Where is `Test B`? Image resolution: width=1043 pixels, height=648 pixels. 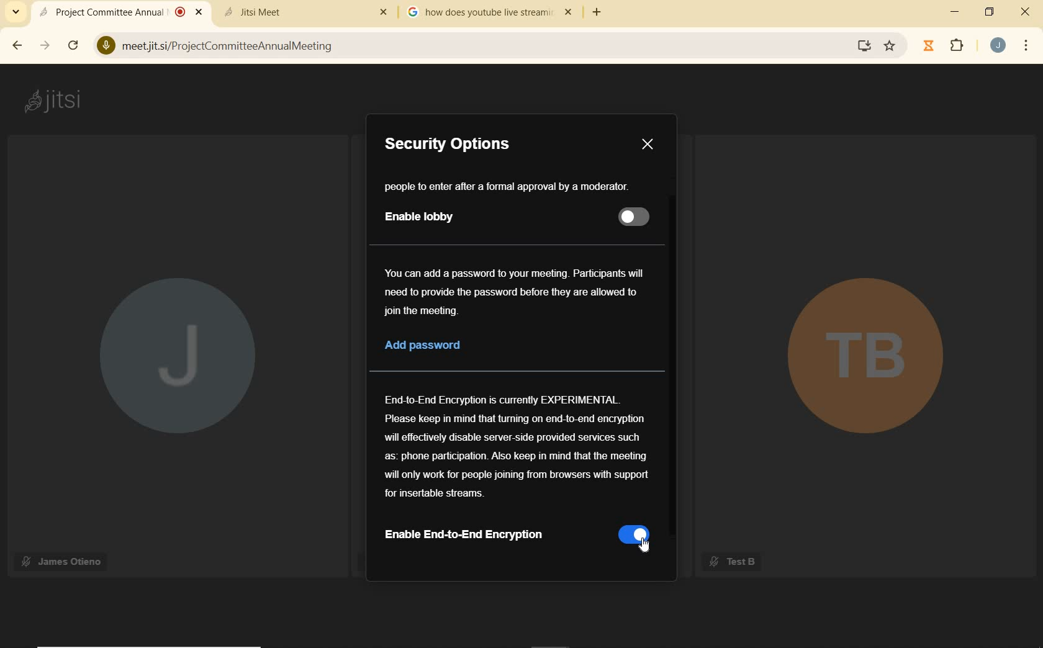 Test B is located at coordinates (731, 562).